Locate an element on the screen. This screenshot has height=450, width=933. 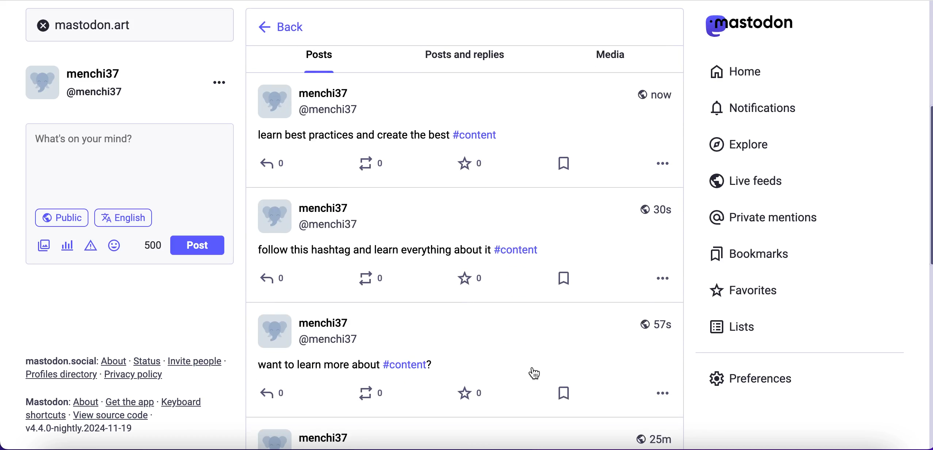
about is located at coordinates (87, 403).